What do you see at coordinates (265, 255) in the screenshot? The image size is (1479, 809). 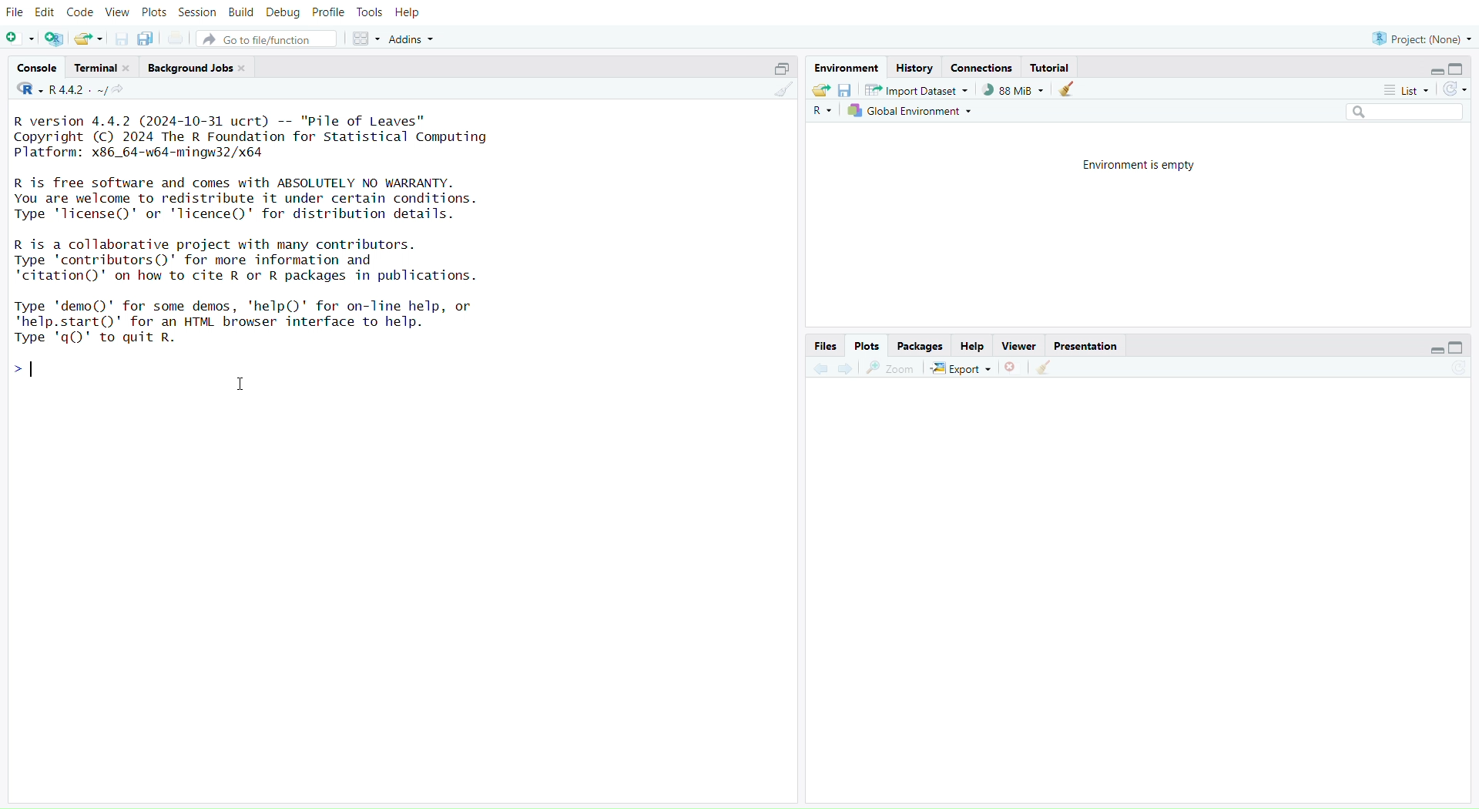 I see `R version 4.4.2 (2024-10-31 ucrt) -- "Pile of Leaves"
Copyright (C) 2024 The R Foundation for Statistical Computing
Platform: x86_64-w64-mingw32/x64
R is free software and comes with ABSOLUTELY NO WARRANTY.
You are welcome to redistribute it under certain conditions.
Type 'license()' or 'licence()' for distribution details.
R is a collaborative project with many contributors.
Type 'contributors()' for more information and
"citation()' on how to cite R or R packages in publications.
Type 'demo()' for some demos, 'help()' for on-line help, or
"help.start()' for an HTML browser interface to help.
Type 'q()' to quit R.
-

I` at bounding box center [265, 255].